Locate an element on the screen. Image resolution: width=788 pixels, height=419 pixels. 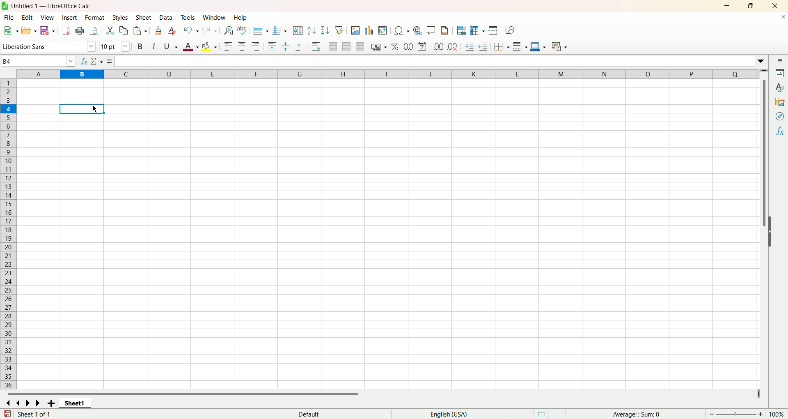
border style is located at coordinates (520, 48).